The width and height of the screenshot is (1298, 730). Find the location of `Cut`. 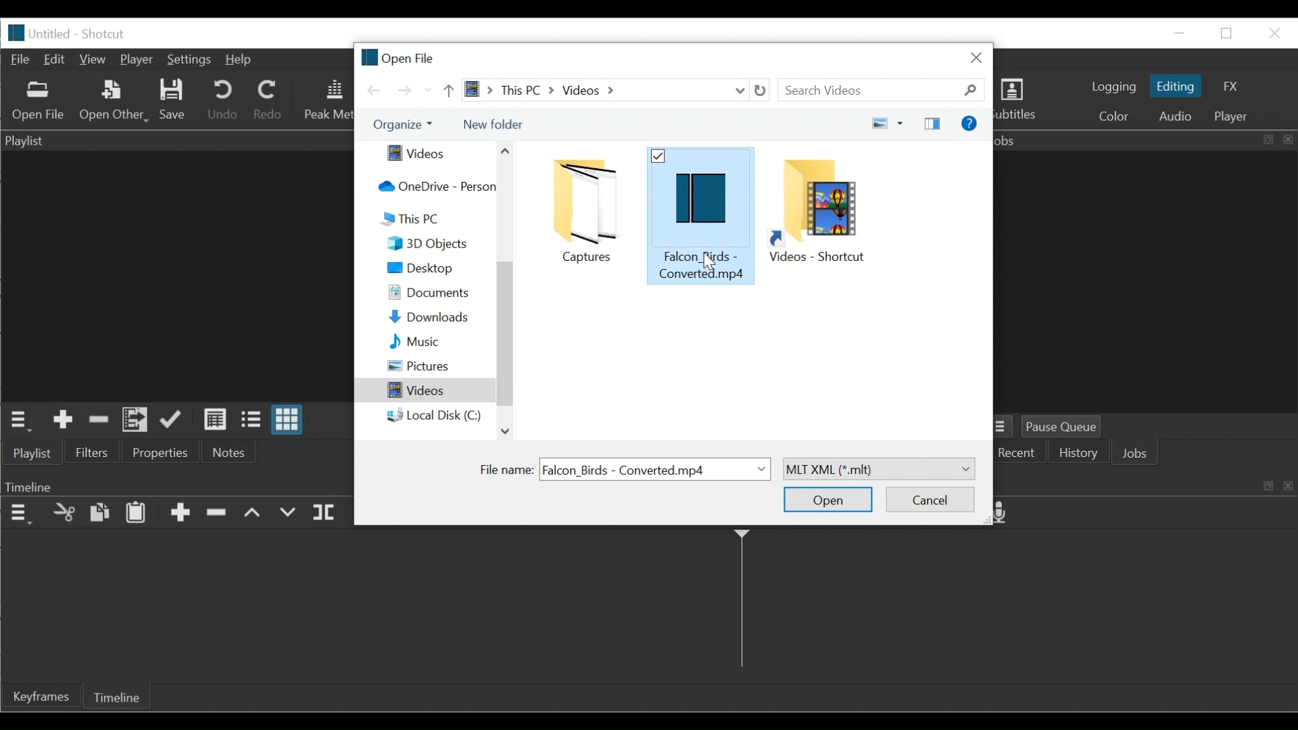

Cut is located at coordinates (64, 514).